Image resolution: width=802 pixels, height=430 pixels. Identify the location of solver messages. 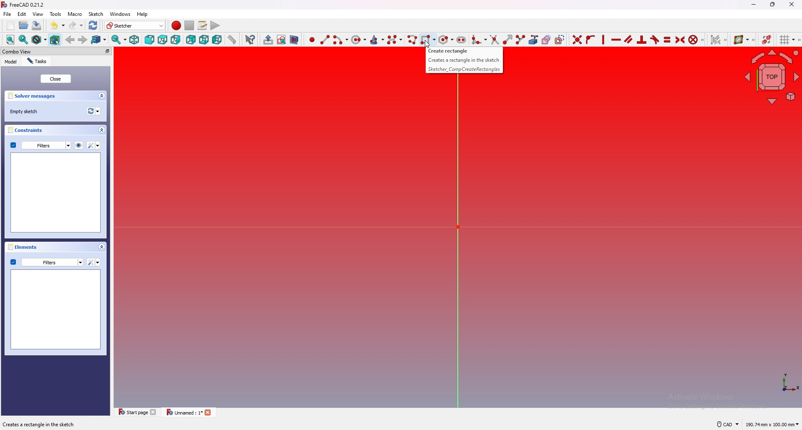
(33, 96).